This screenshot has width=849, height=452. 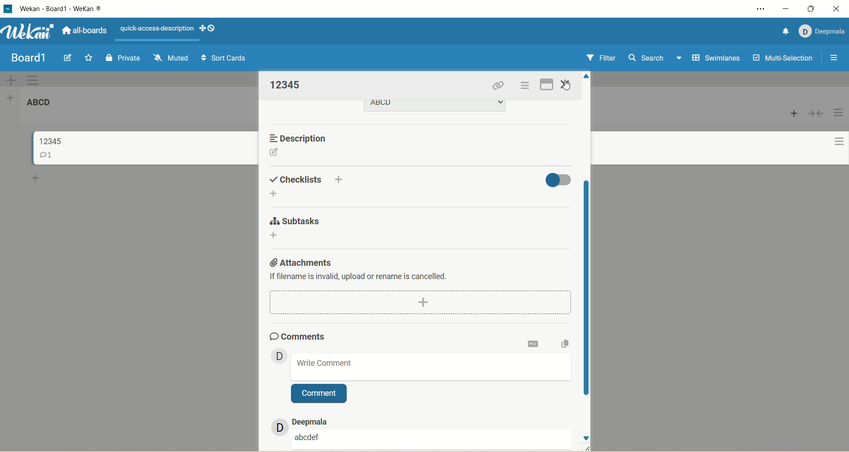 What do you see at coordinates (276, 355) in the screenshot?
I see `member` at bounding box center [276, 355].